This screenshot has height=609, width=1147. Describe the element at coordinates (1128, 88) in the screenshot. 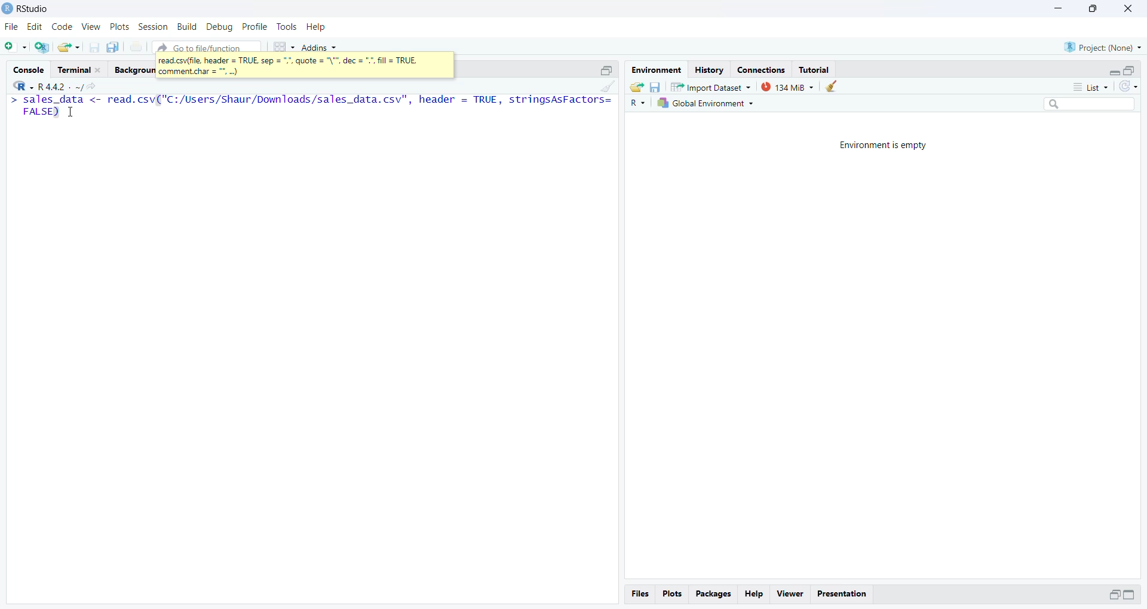

I see `Refresh the list in the Environment` at that location.